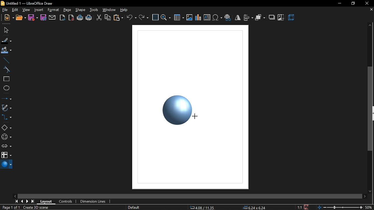  Describe the element at coordinates (272, 18) in the screenshot. I see `shadow` at that location.